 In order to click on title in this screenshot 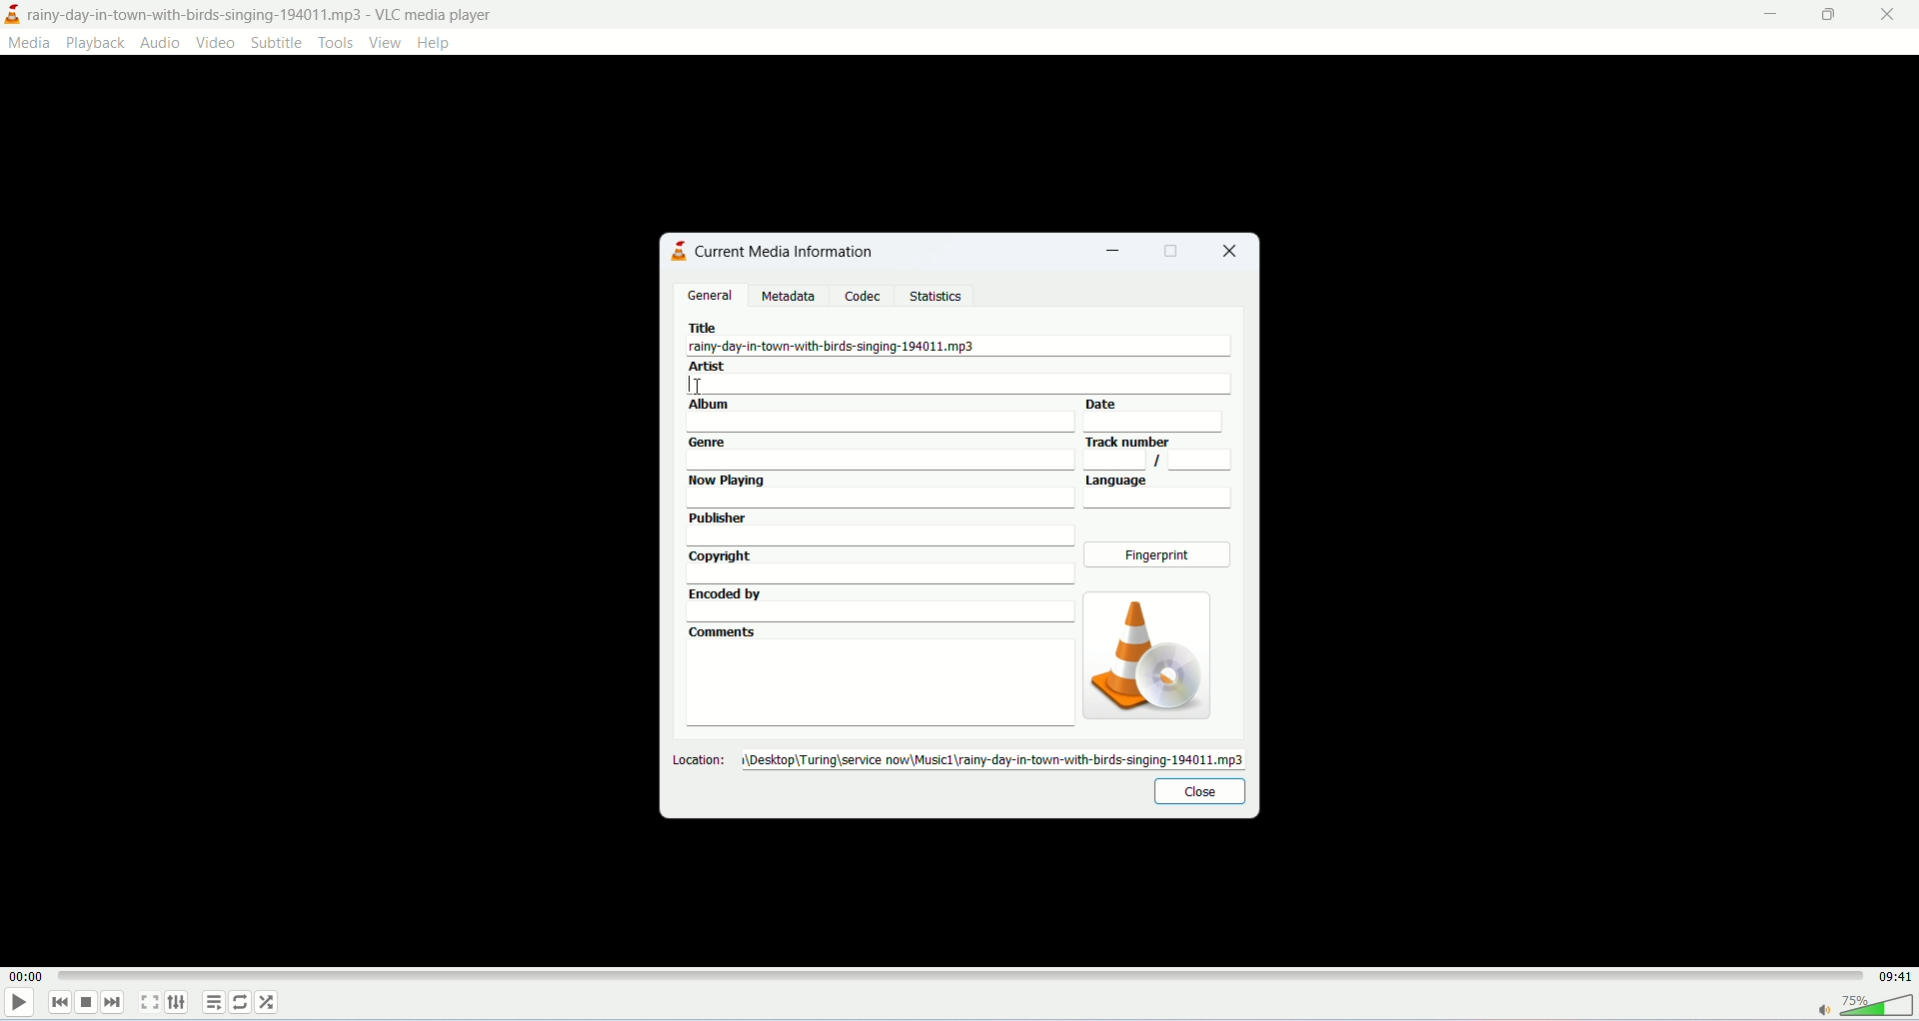, I will do `click(267, 14)`.